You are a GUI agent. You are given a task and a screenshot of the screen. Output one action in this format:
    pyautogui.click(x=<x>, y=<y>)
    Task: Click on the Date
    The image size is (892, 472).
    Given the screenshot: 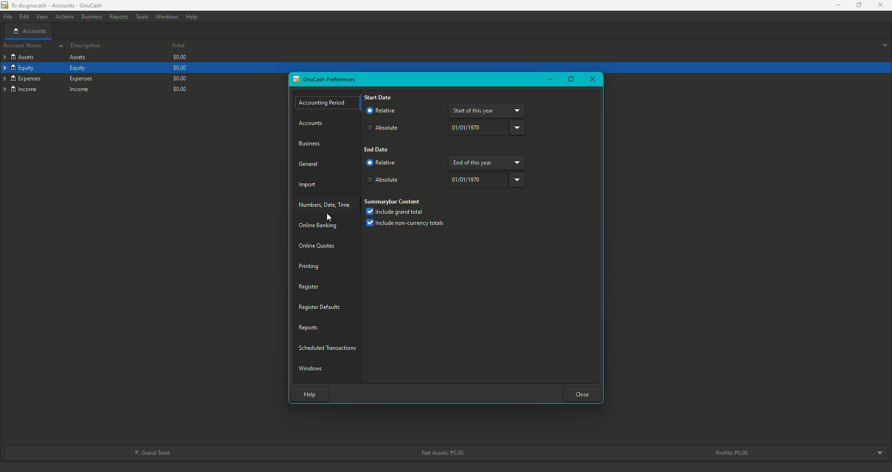 What is the action you would take?
    pyautogui.click(x=486, y=179)
    